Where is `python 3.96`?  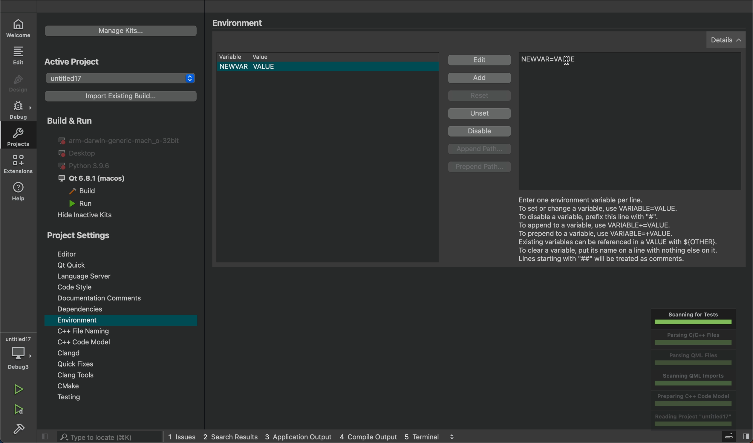 python 3.96 is located at coordinates (92, 166).